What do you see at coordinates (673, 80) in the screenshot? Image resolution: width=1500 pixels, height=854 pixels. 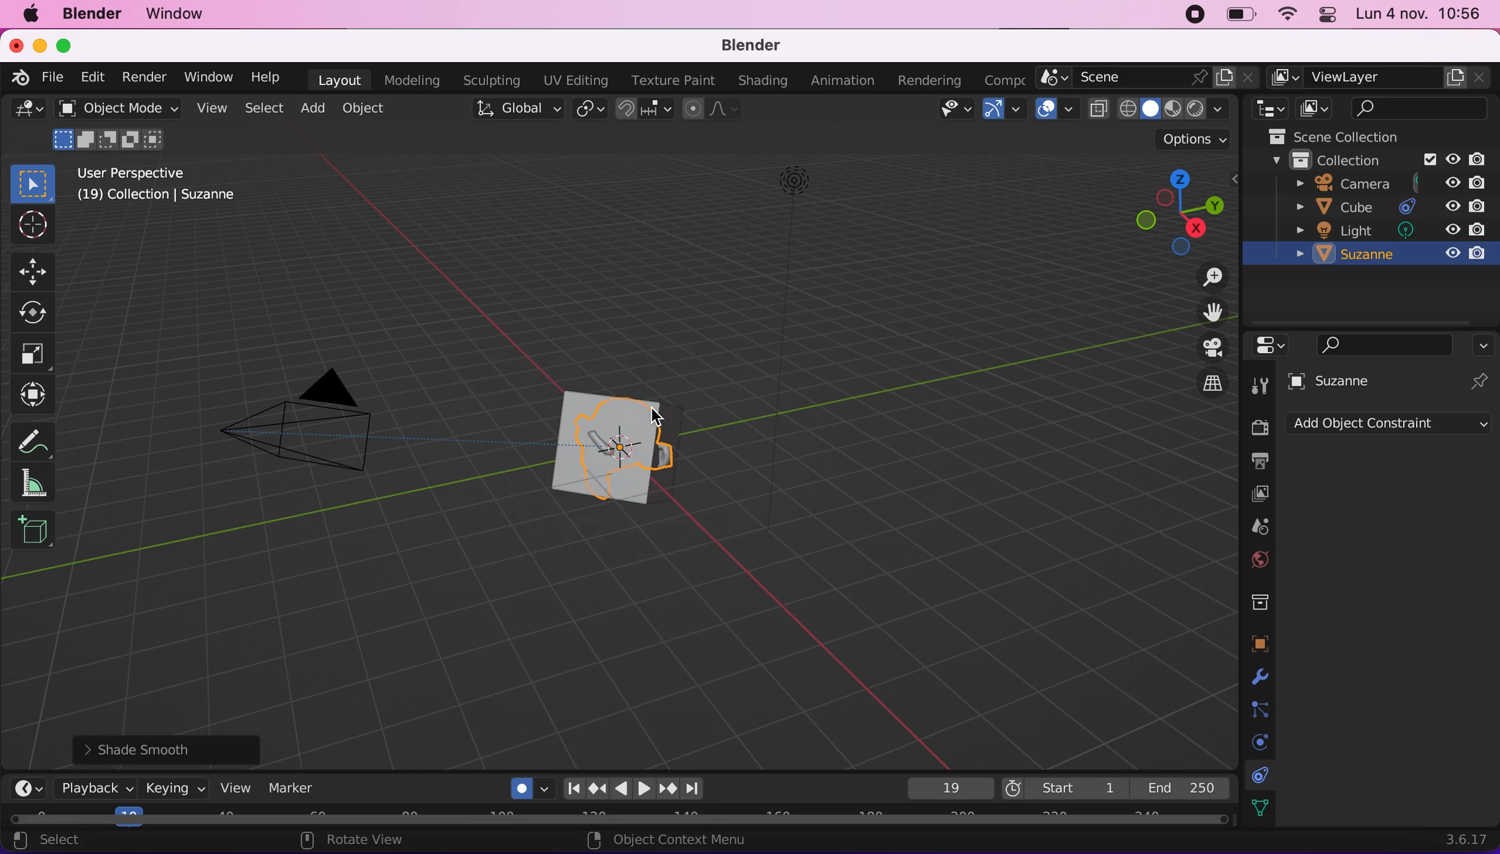 I see `texture paint` at bounding box center [673, 80].